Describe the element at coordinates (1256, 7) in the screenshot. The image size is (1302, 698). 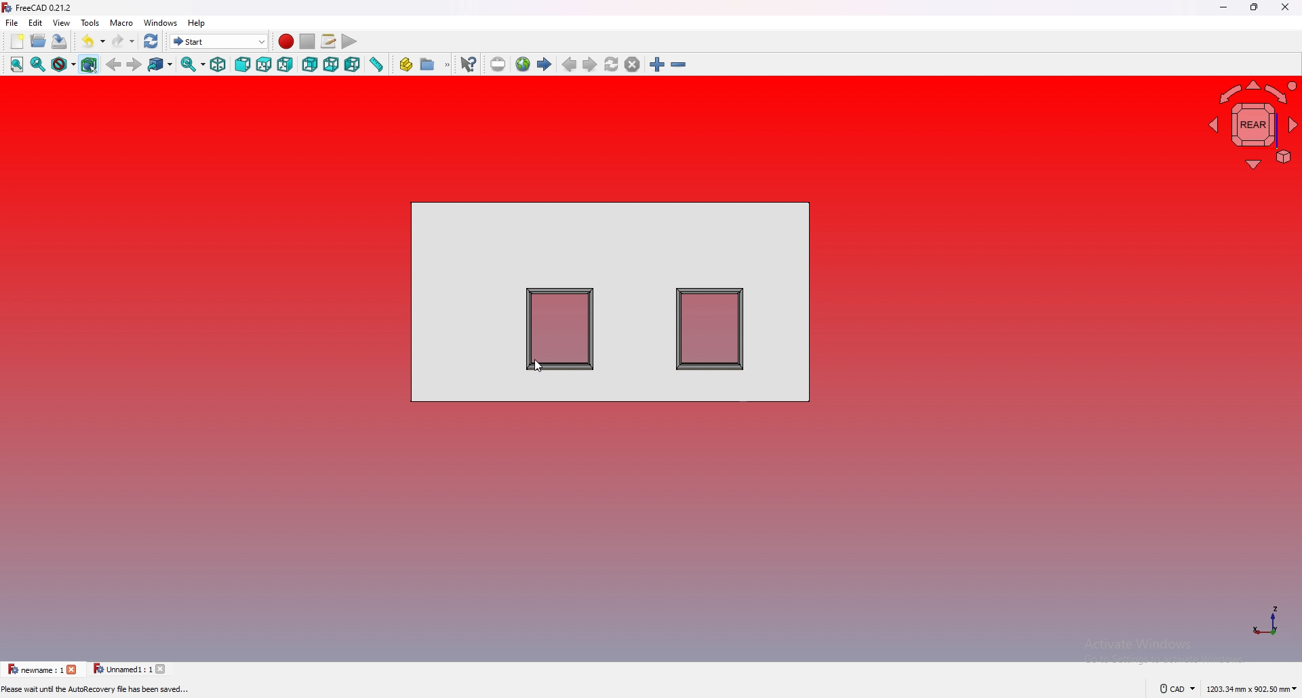
I see `resize` at that location.